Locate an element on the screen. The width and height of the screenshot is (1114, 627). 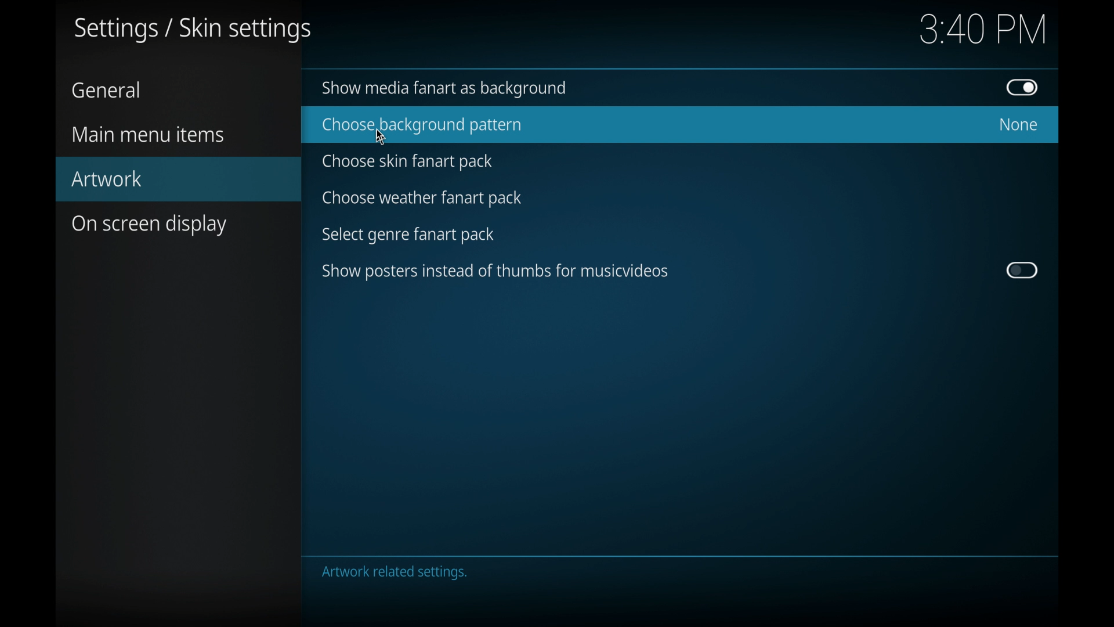
cursor is located at coordinates (381, 138).